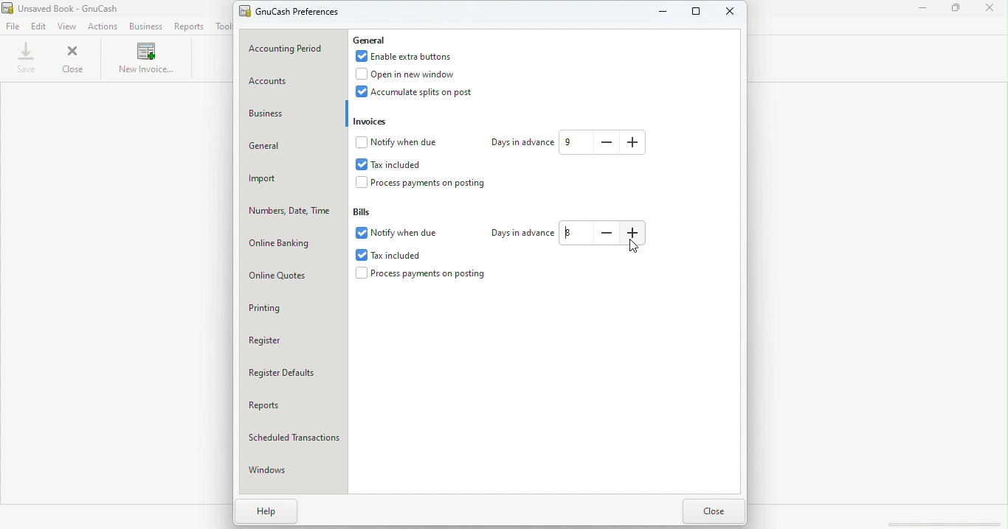  I want to click on Open in new window, so click(418, 74).